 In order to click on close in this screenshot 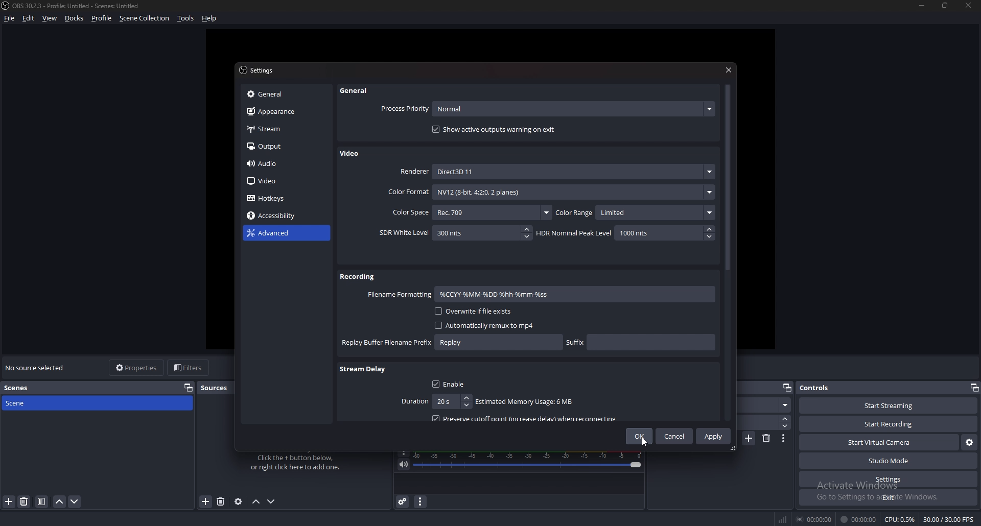, I will do `click(730, 69)`.